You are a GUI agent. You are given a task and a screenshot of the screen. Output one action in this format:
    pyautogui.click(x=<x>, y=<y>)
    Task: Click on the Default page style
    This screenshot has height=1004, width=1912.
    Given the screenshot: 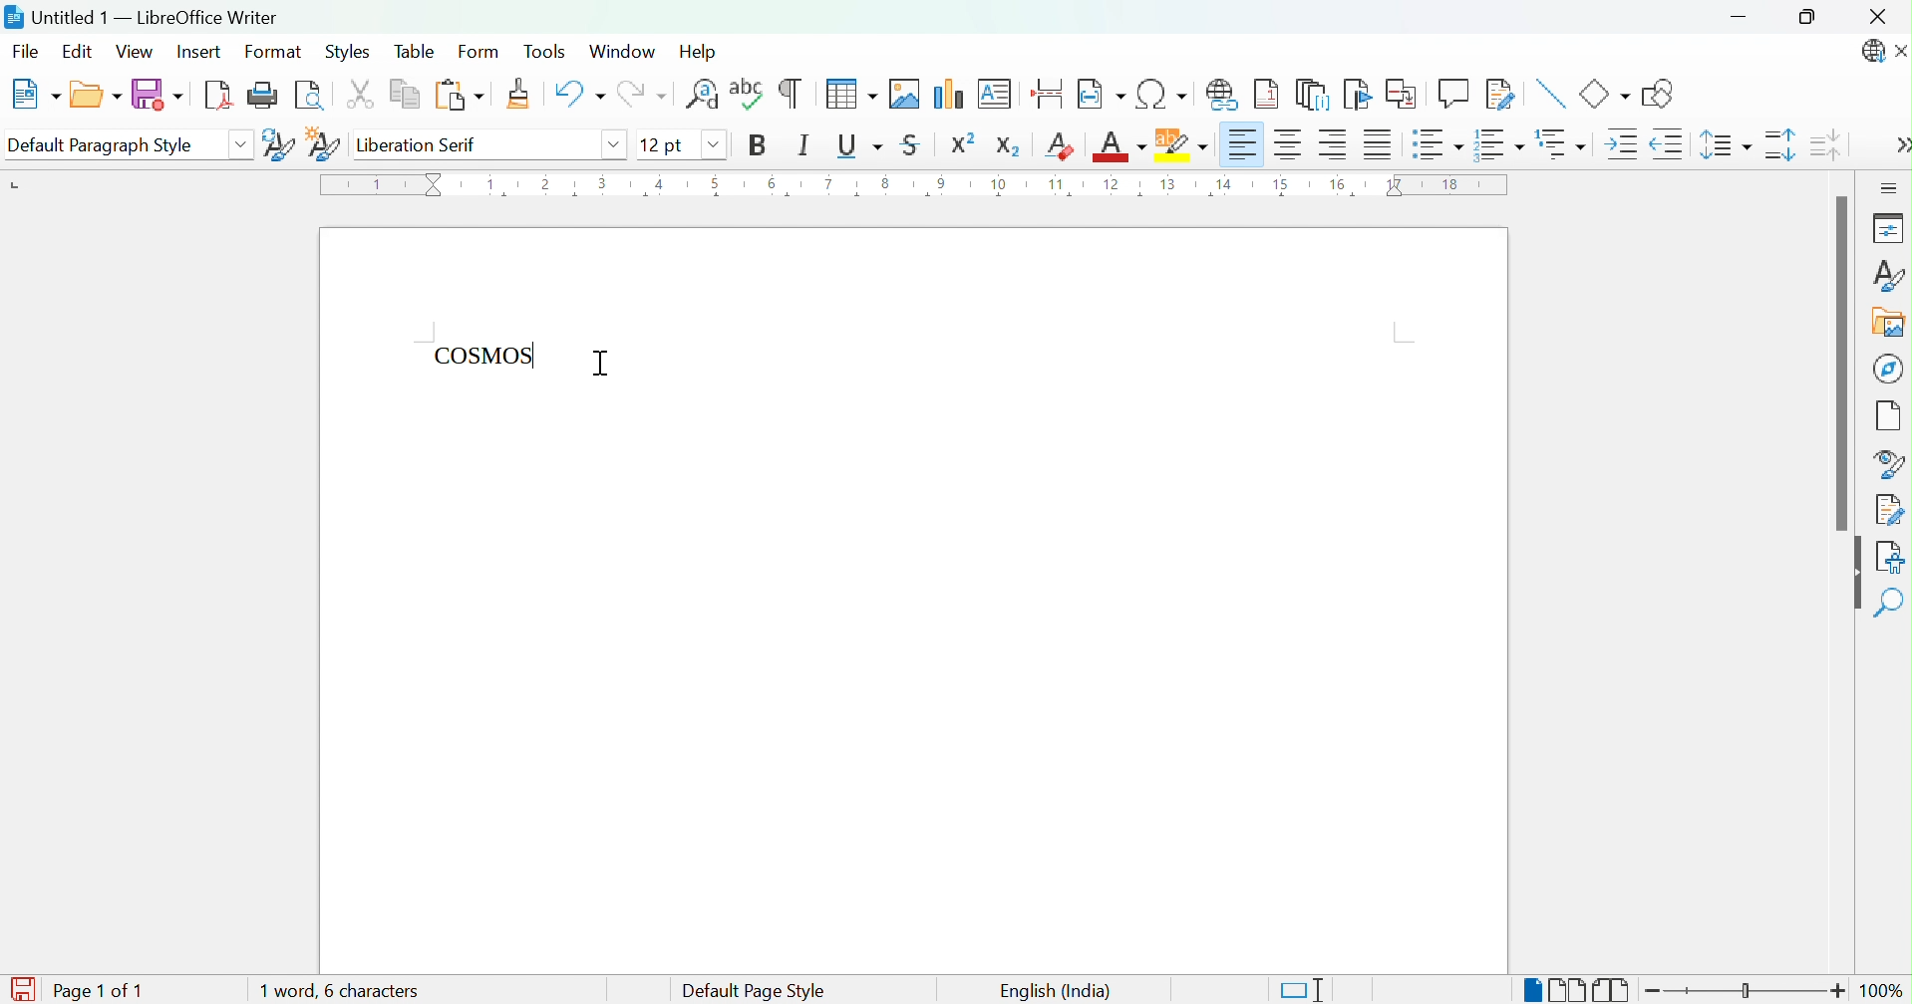 What is the action you would take?
    pyautogui.click(x=751, y=991)
    